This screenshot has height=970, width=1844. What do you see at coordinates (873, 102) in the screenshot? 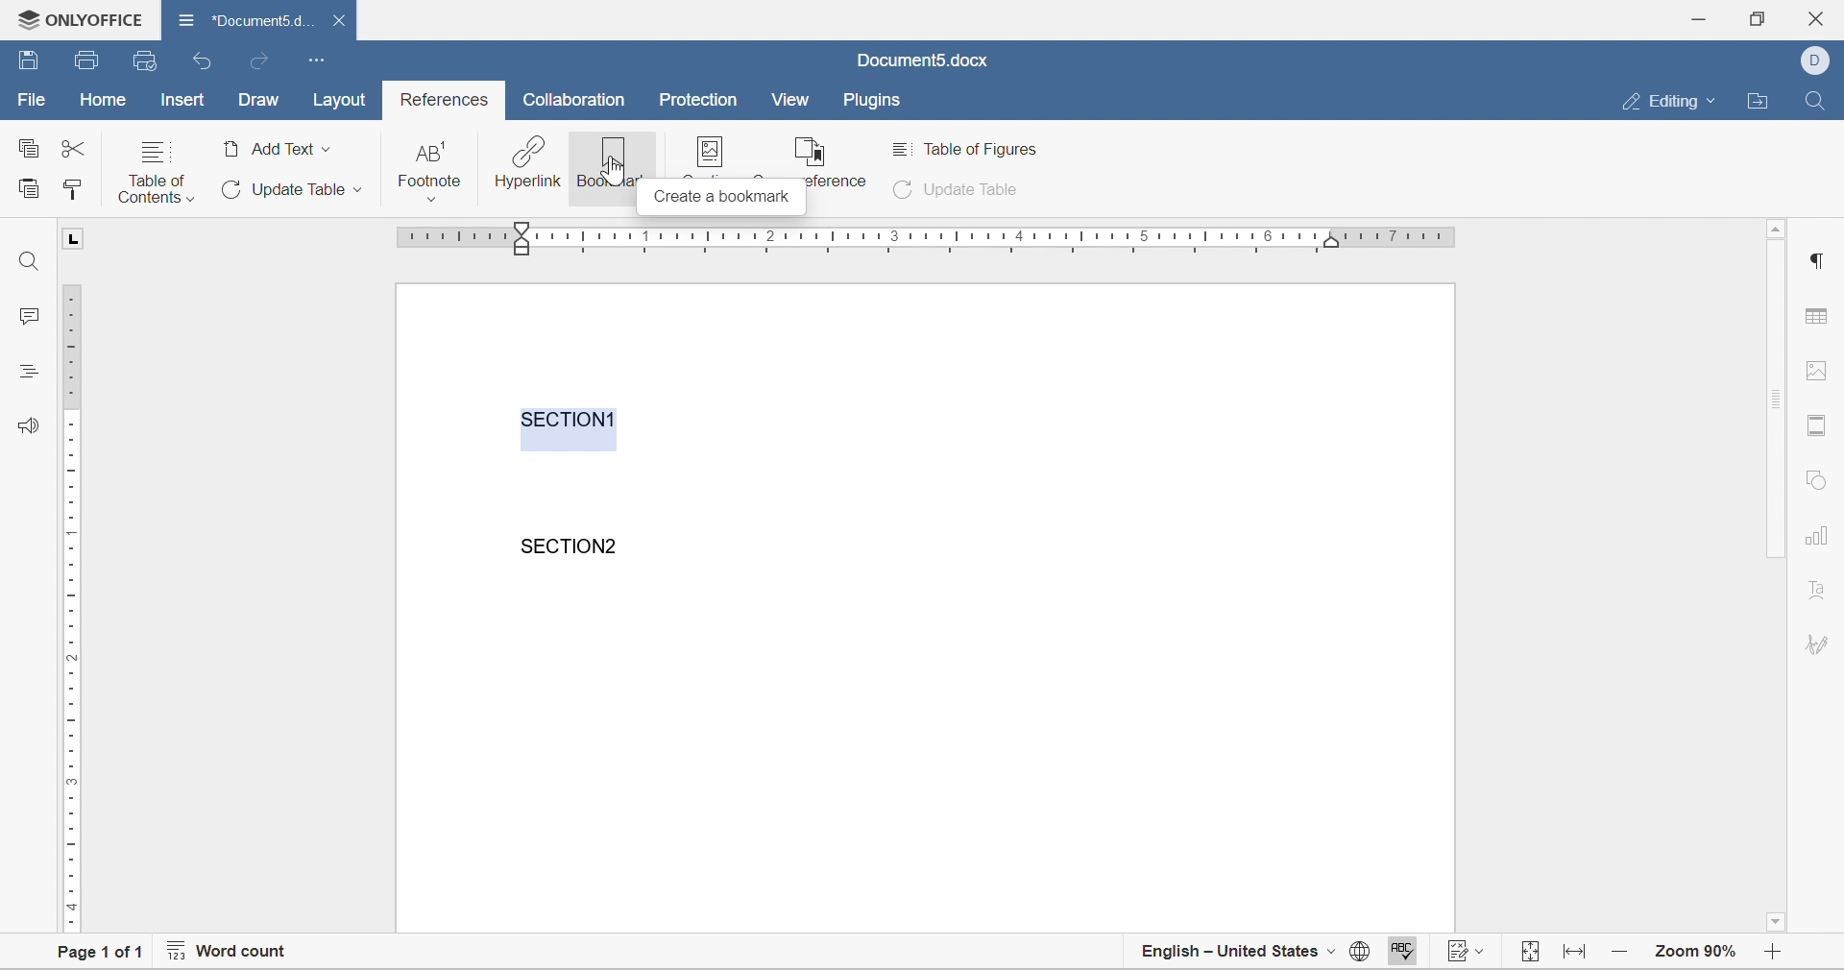
I see `plugins` at bounding box center [873, 102].